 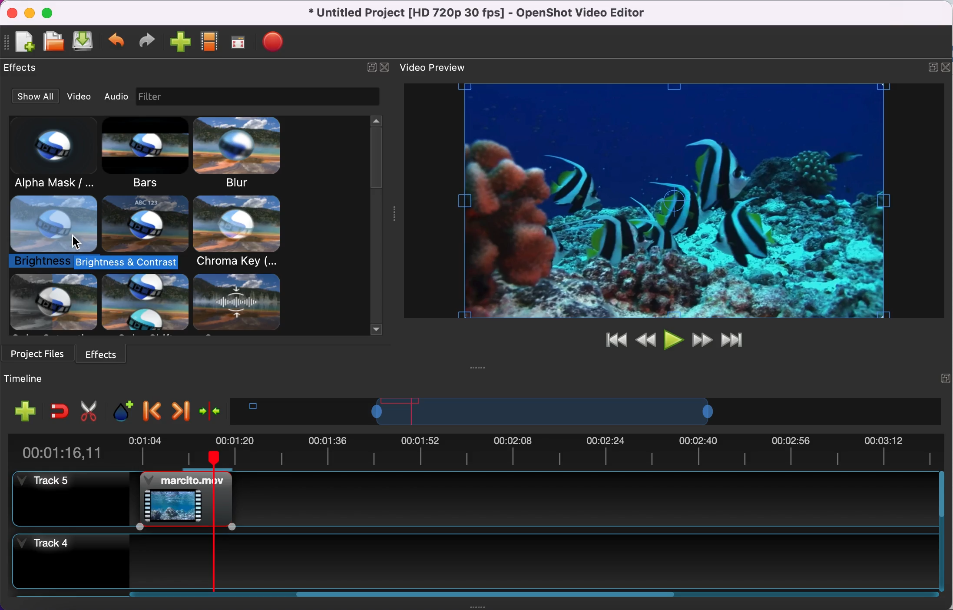 What do you see at coordinates (179, 43) in the screenshot?
I see `import file` at bounding box center [179, 43].